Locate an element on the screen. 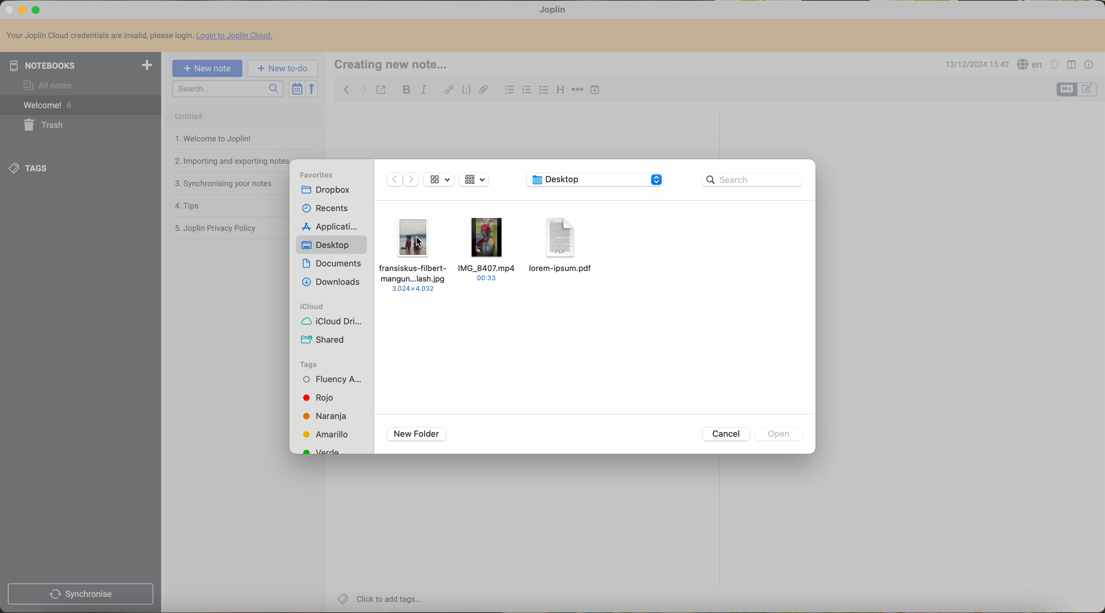  disable open button is located at coordinates (781, 435).